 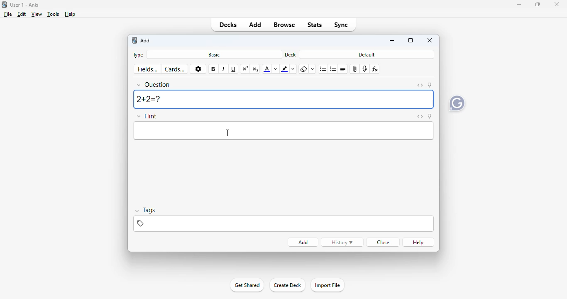 I want to click on minimize, so click(x=519, y=5).